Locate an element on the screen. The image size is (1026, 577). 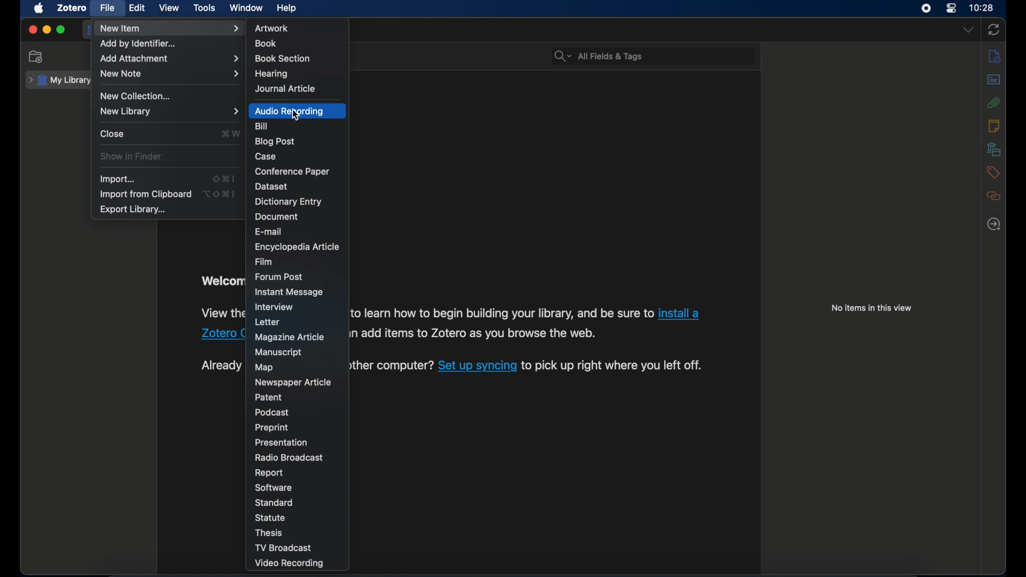
link is located at coordinates (611, 365).